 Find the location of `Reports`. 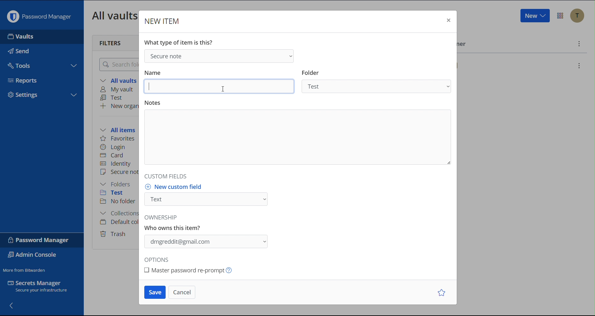

Reports is located at coordinates (25, 80).